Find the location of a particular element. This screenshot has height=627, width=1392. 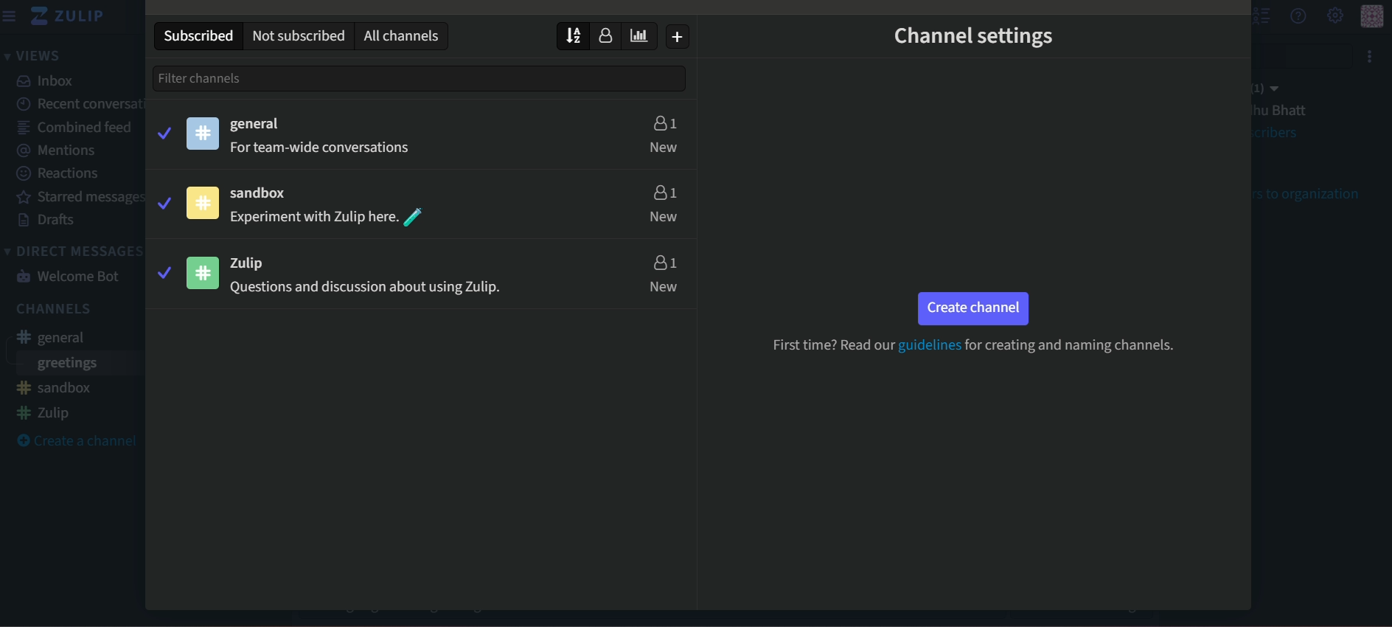

all channels is located at coordinates (402, 34).